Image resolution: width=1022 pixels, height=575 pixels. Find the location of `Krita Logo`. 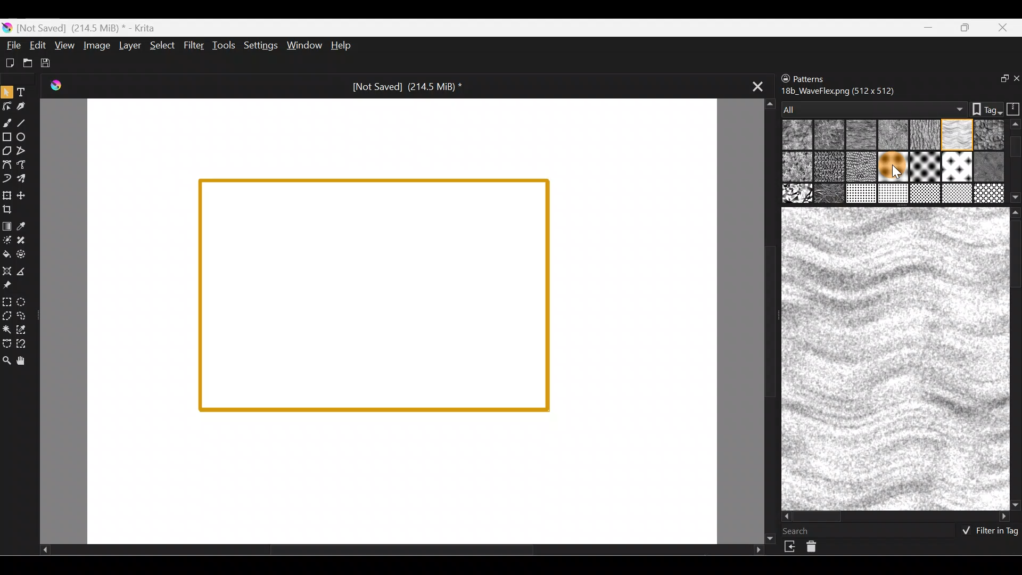

Krita Logo is located at coordinates (56, 84).